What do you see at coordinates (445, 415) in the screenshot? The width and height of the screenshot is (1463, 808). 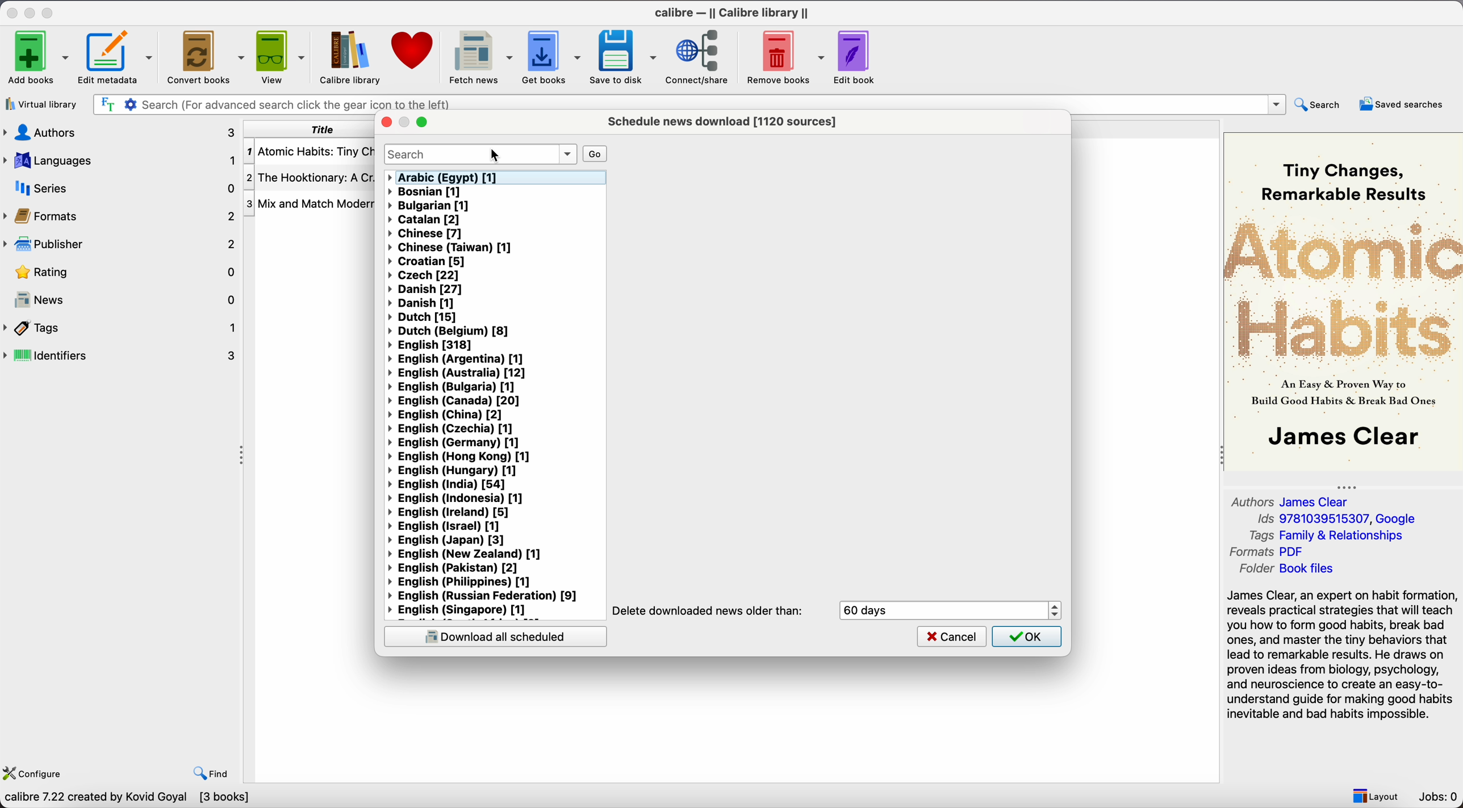 I see `English (China) [2]` at bounding box center [445, 415].